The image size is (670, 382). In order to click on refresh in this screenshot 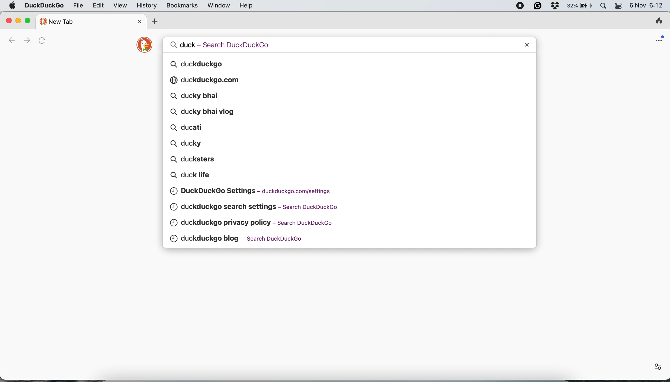, I will do `click(44, 41)`.